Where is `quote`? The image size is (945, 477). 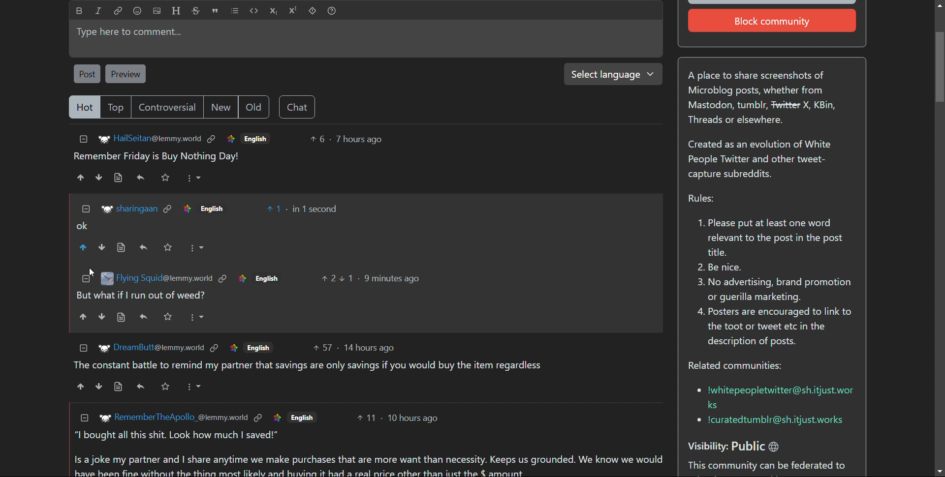 quote is located at coordinates (215, 11).